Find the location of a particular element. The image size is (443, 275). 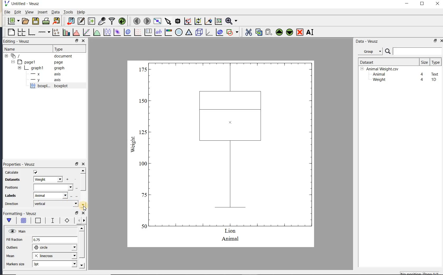

Tools is located at coordinates (69, 12).